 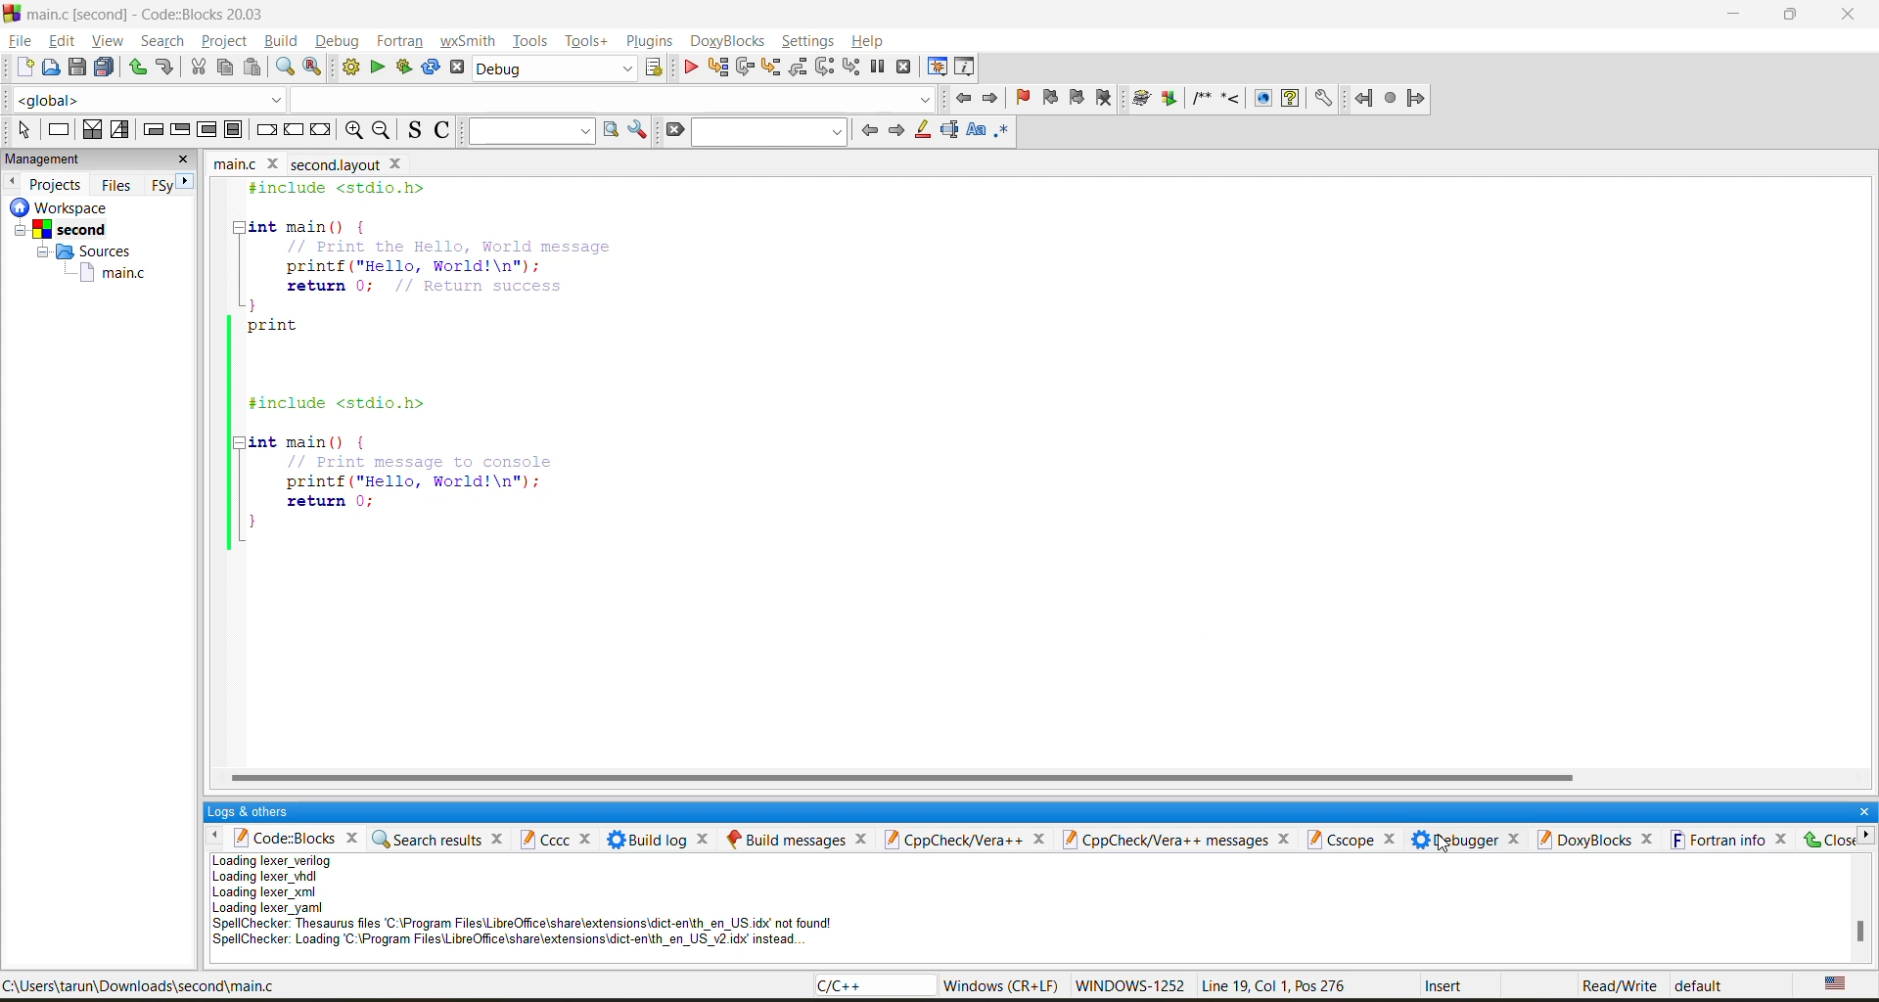 What do you see at coordinates (605, 129) in the screenshot?
I see `run search` at bounding box center [605, 129].